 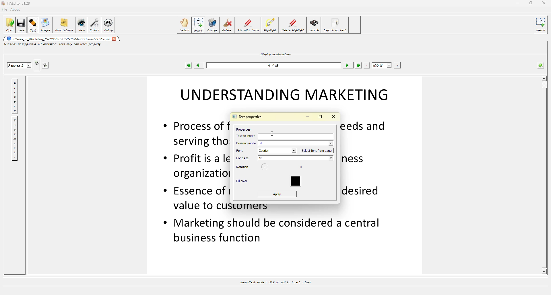 What do you see at coordinates (243, 150) in the screenshot?
I see `font` at bounding box center [243, 150].